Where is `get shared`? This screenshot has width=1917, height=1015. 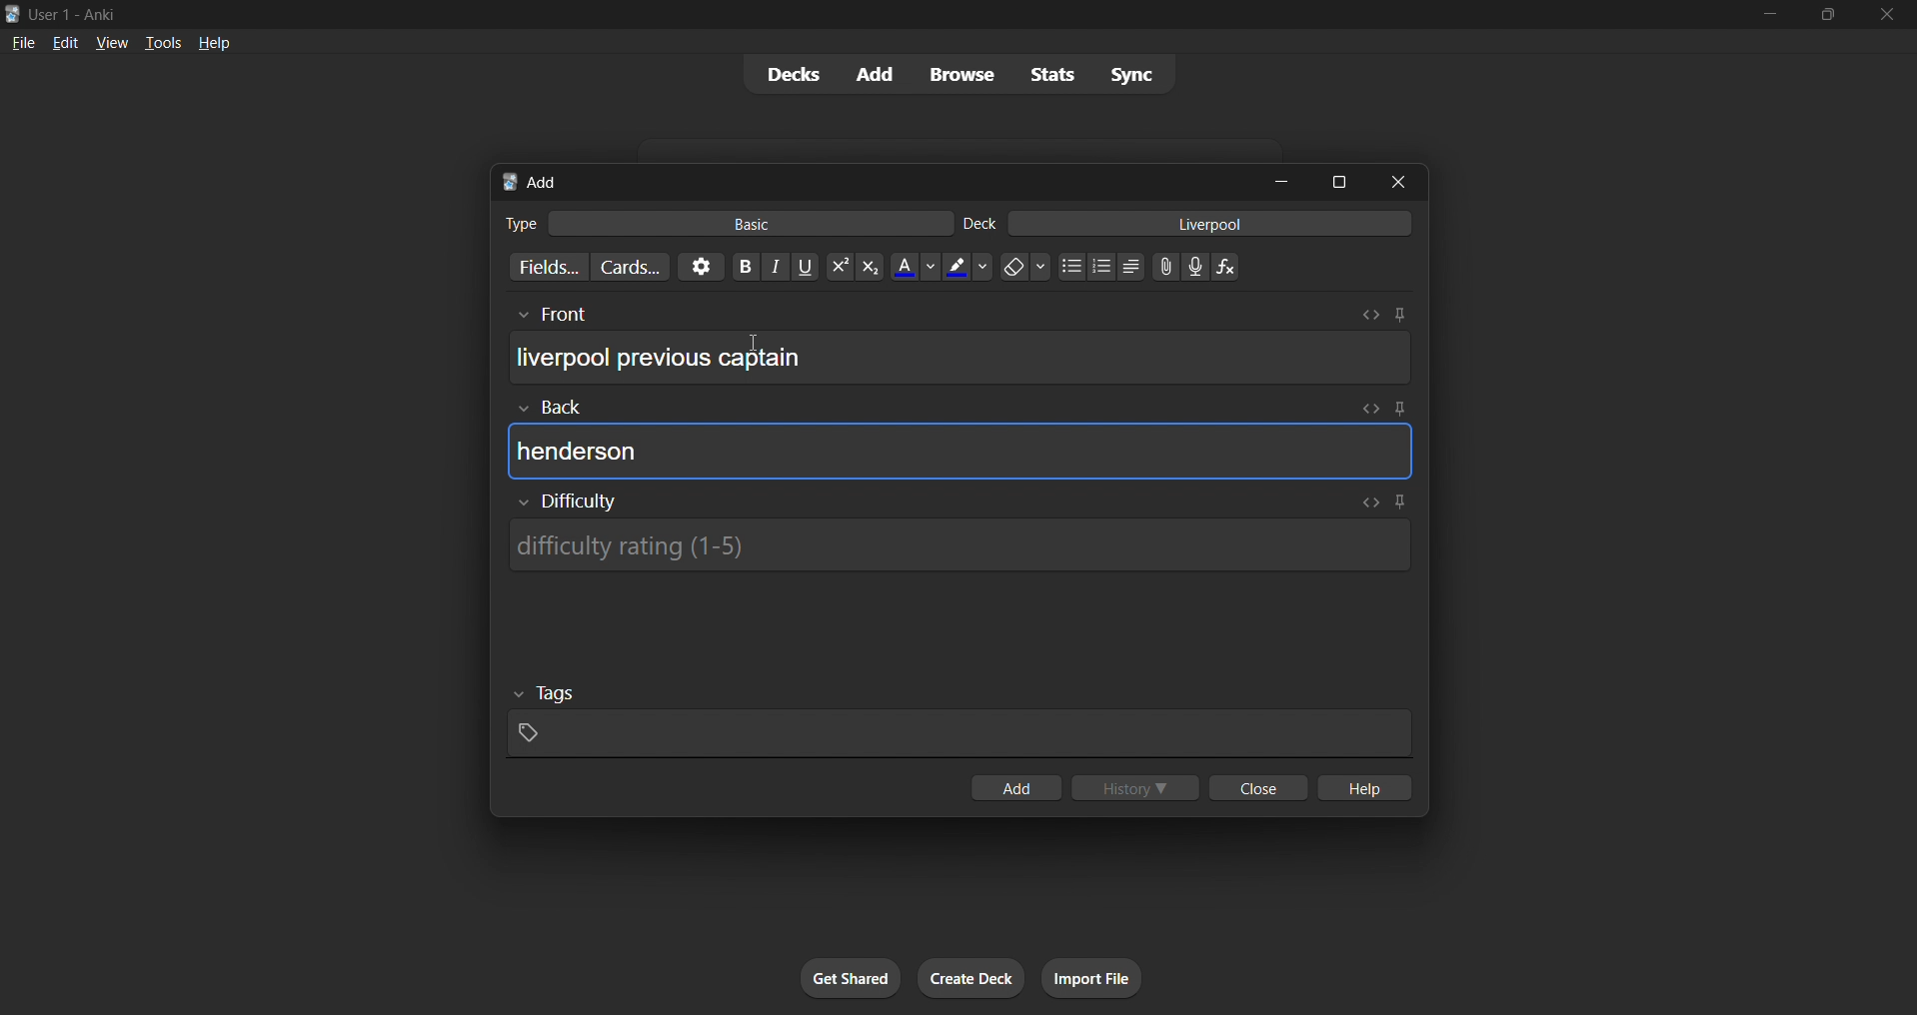 get shared is located at coordinates (853, 979).